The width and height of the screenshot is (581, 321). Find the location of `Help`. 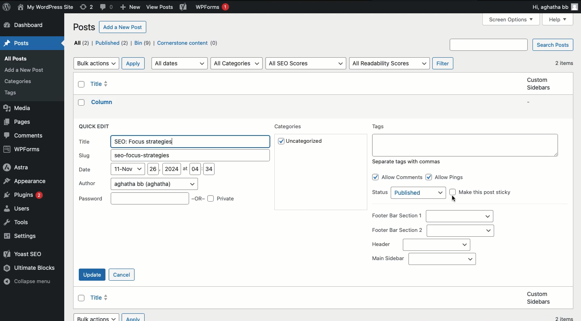

Help is located at coordinates (558, 20).